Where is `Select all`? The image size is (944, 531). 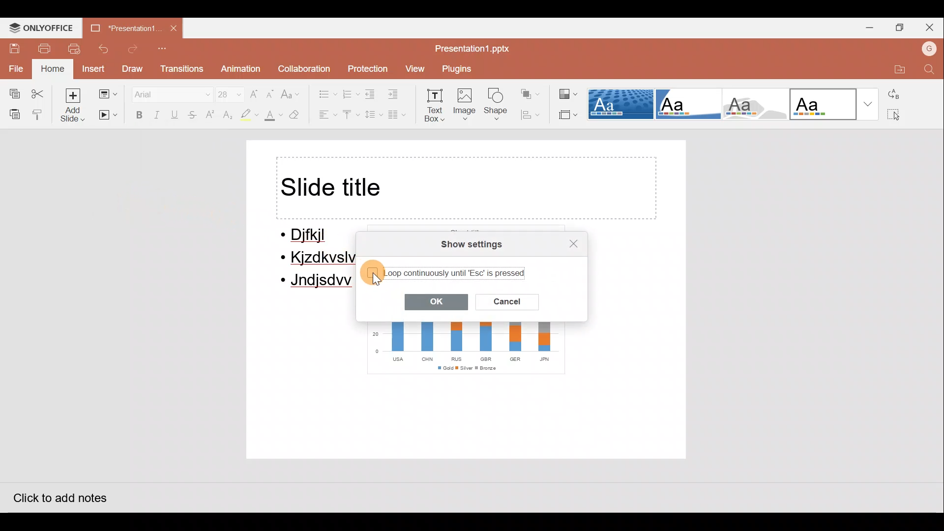
Select all is located at coordinates (900, 116).